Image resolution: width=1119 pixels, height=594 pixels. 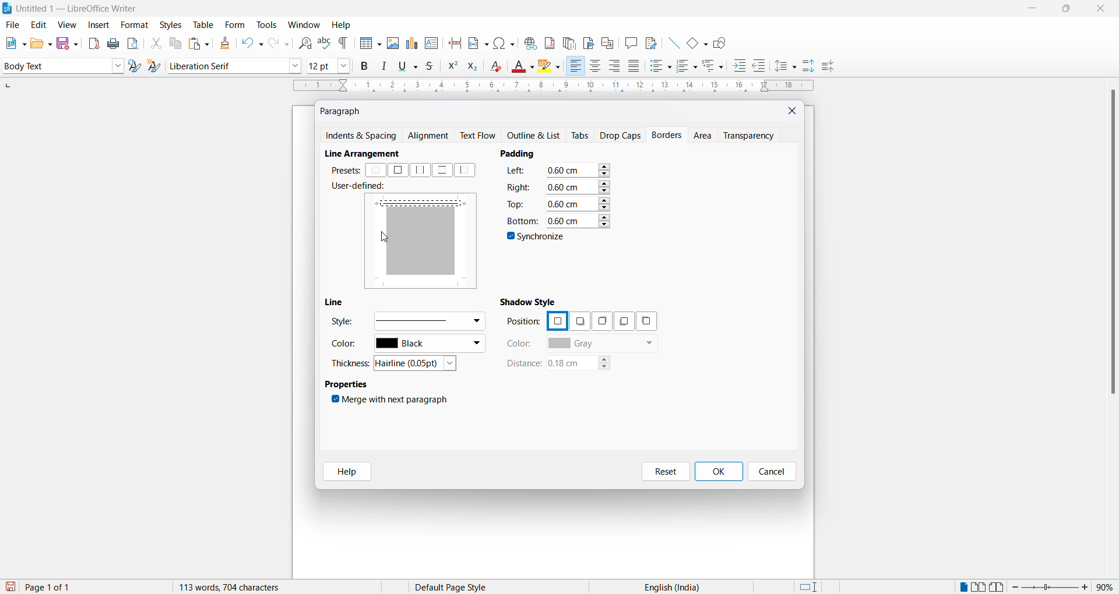 What do you see at coordinates (344, 43) in the screenshot?
I see `toggle formatting marks` at bounding box center [344, 43].